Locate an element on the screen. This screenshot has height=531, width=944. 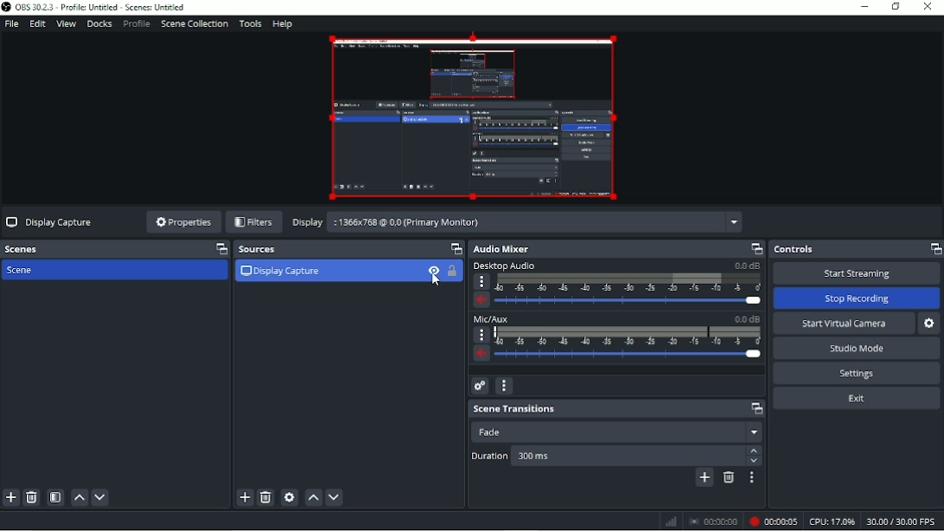
Start virtual camera is located at coordinates (843, 323).